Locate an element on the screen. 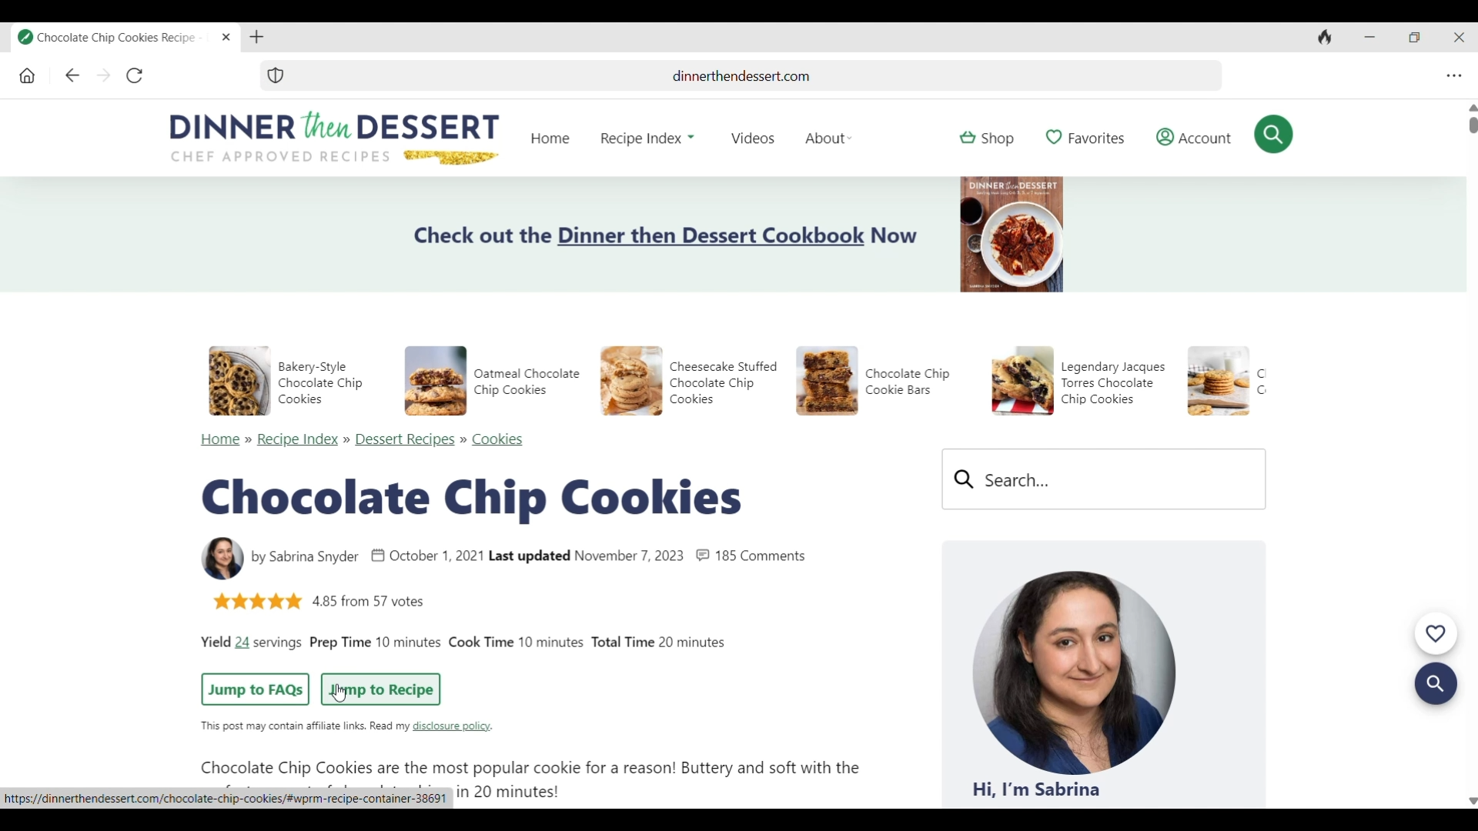 This screenshot has height=831, width=1478. Link to homepage is located at coordinates (550, 138).